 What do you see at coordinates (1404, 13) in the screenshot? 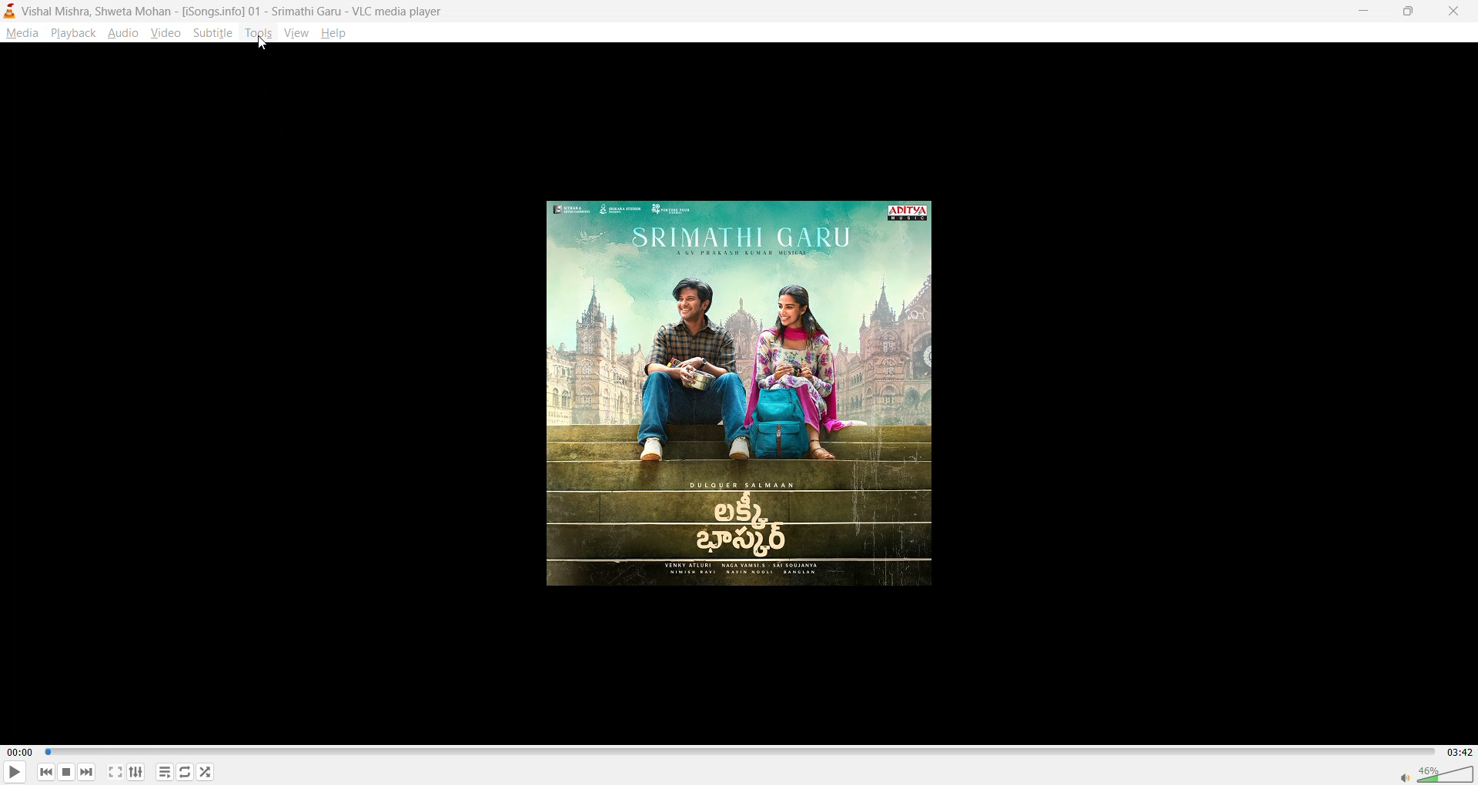
I see `maximize` at bounding box center [1404, 13].